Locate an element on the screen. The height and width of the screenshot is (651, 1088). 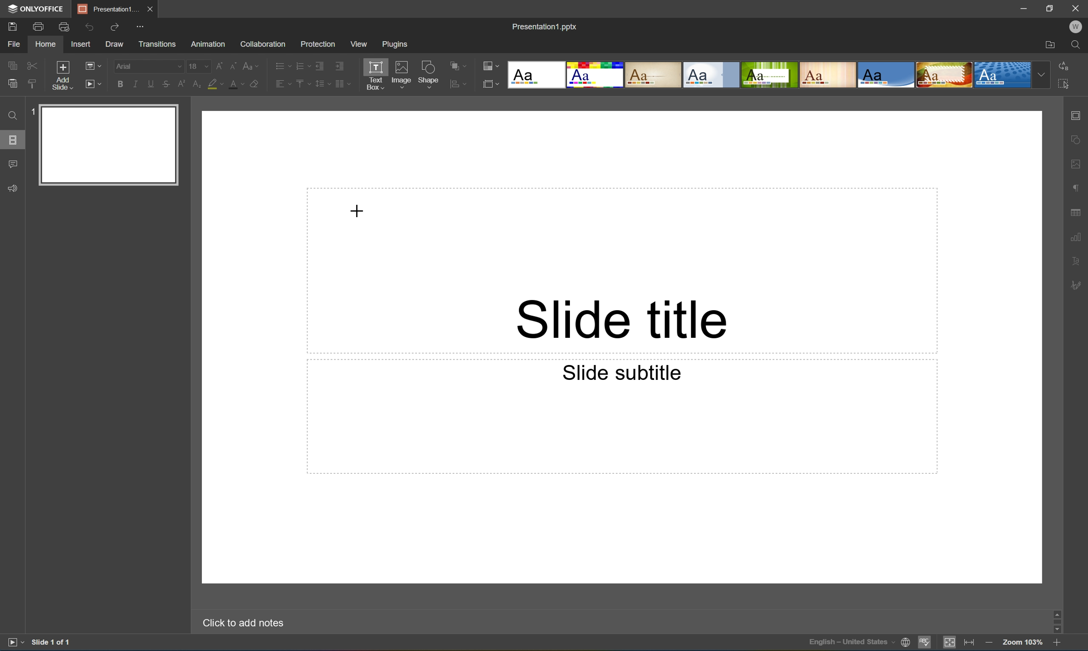
Customize quick access toolbar is located at coordinates (143, 25).